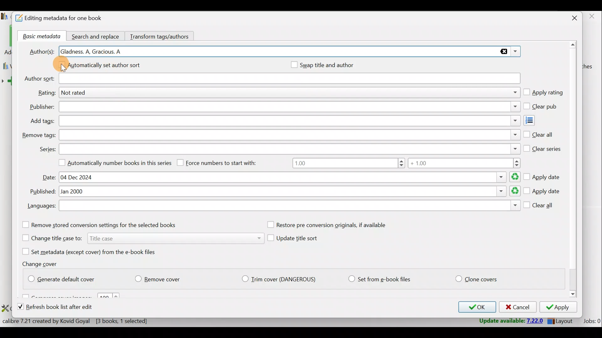  What do you see at coordinates (475, 278) in the screenshot?
I see `Clone covers` at bounding box center [475, 278].